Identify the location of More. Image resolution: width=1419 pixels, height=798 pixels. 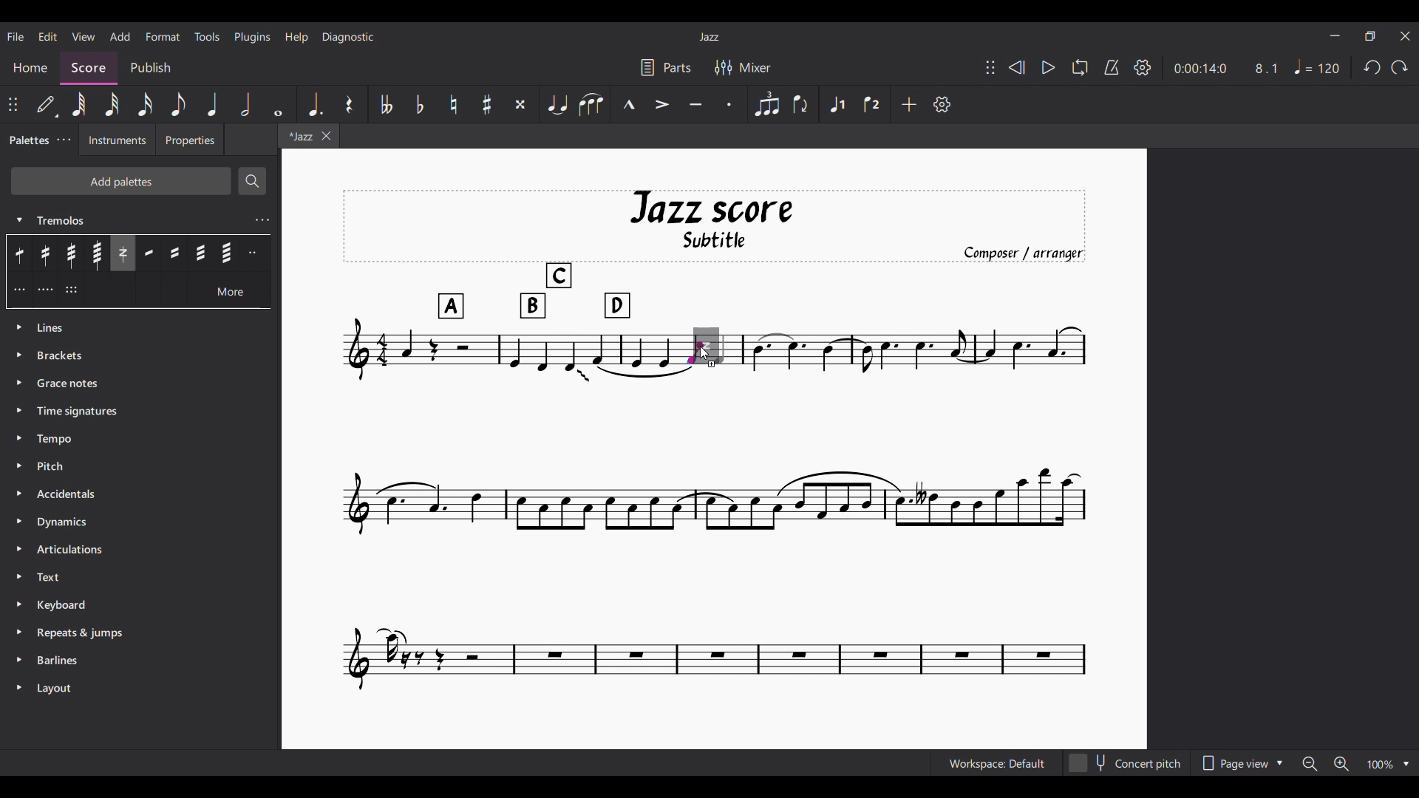
(231, 290).